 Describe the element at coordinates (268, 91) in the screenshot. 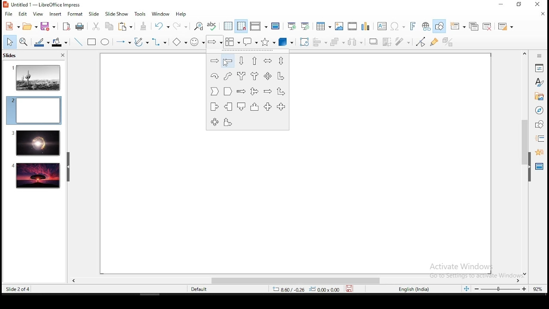

I see `notch right arrow` at that location.